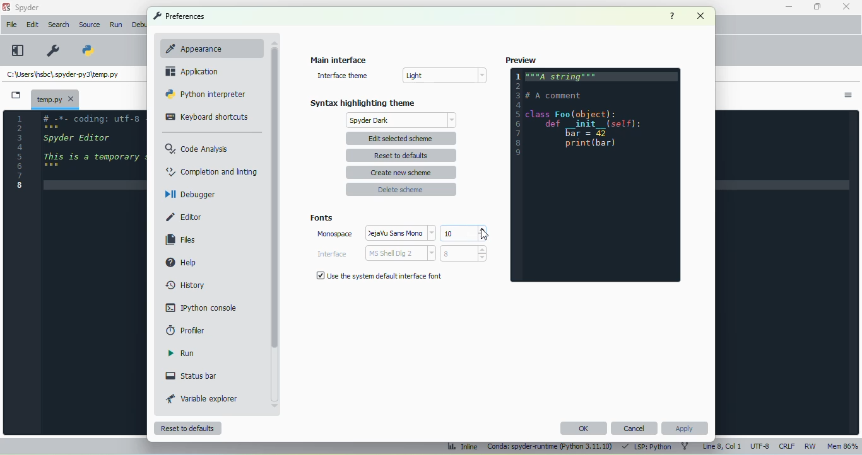  Describe the element at coordinates (179, 16) in the screenshot. I see `preferences` at that location.